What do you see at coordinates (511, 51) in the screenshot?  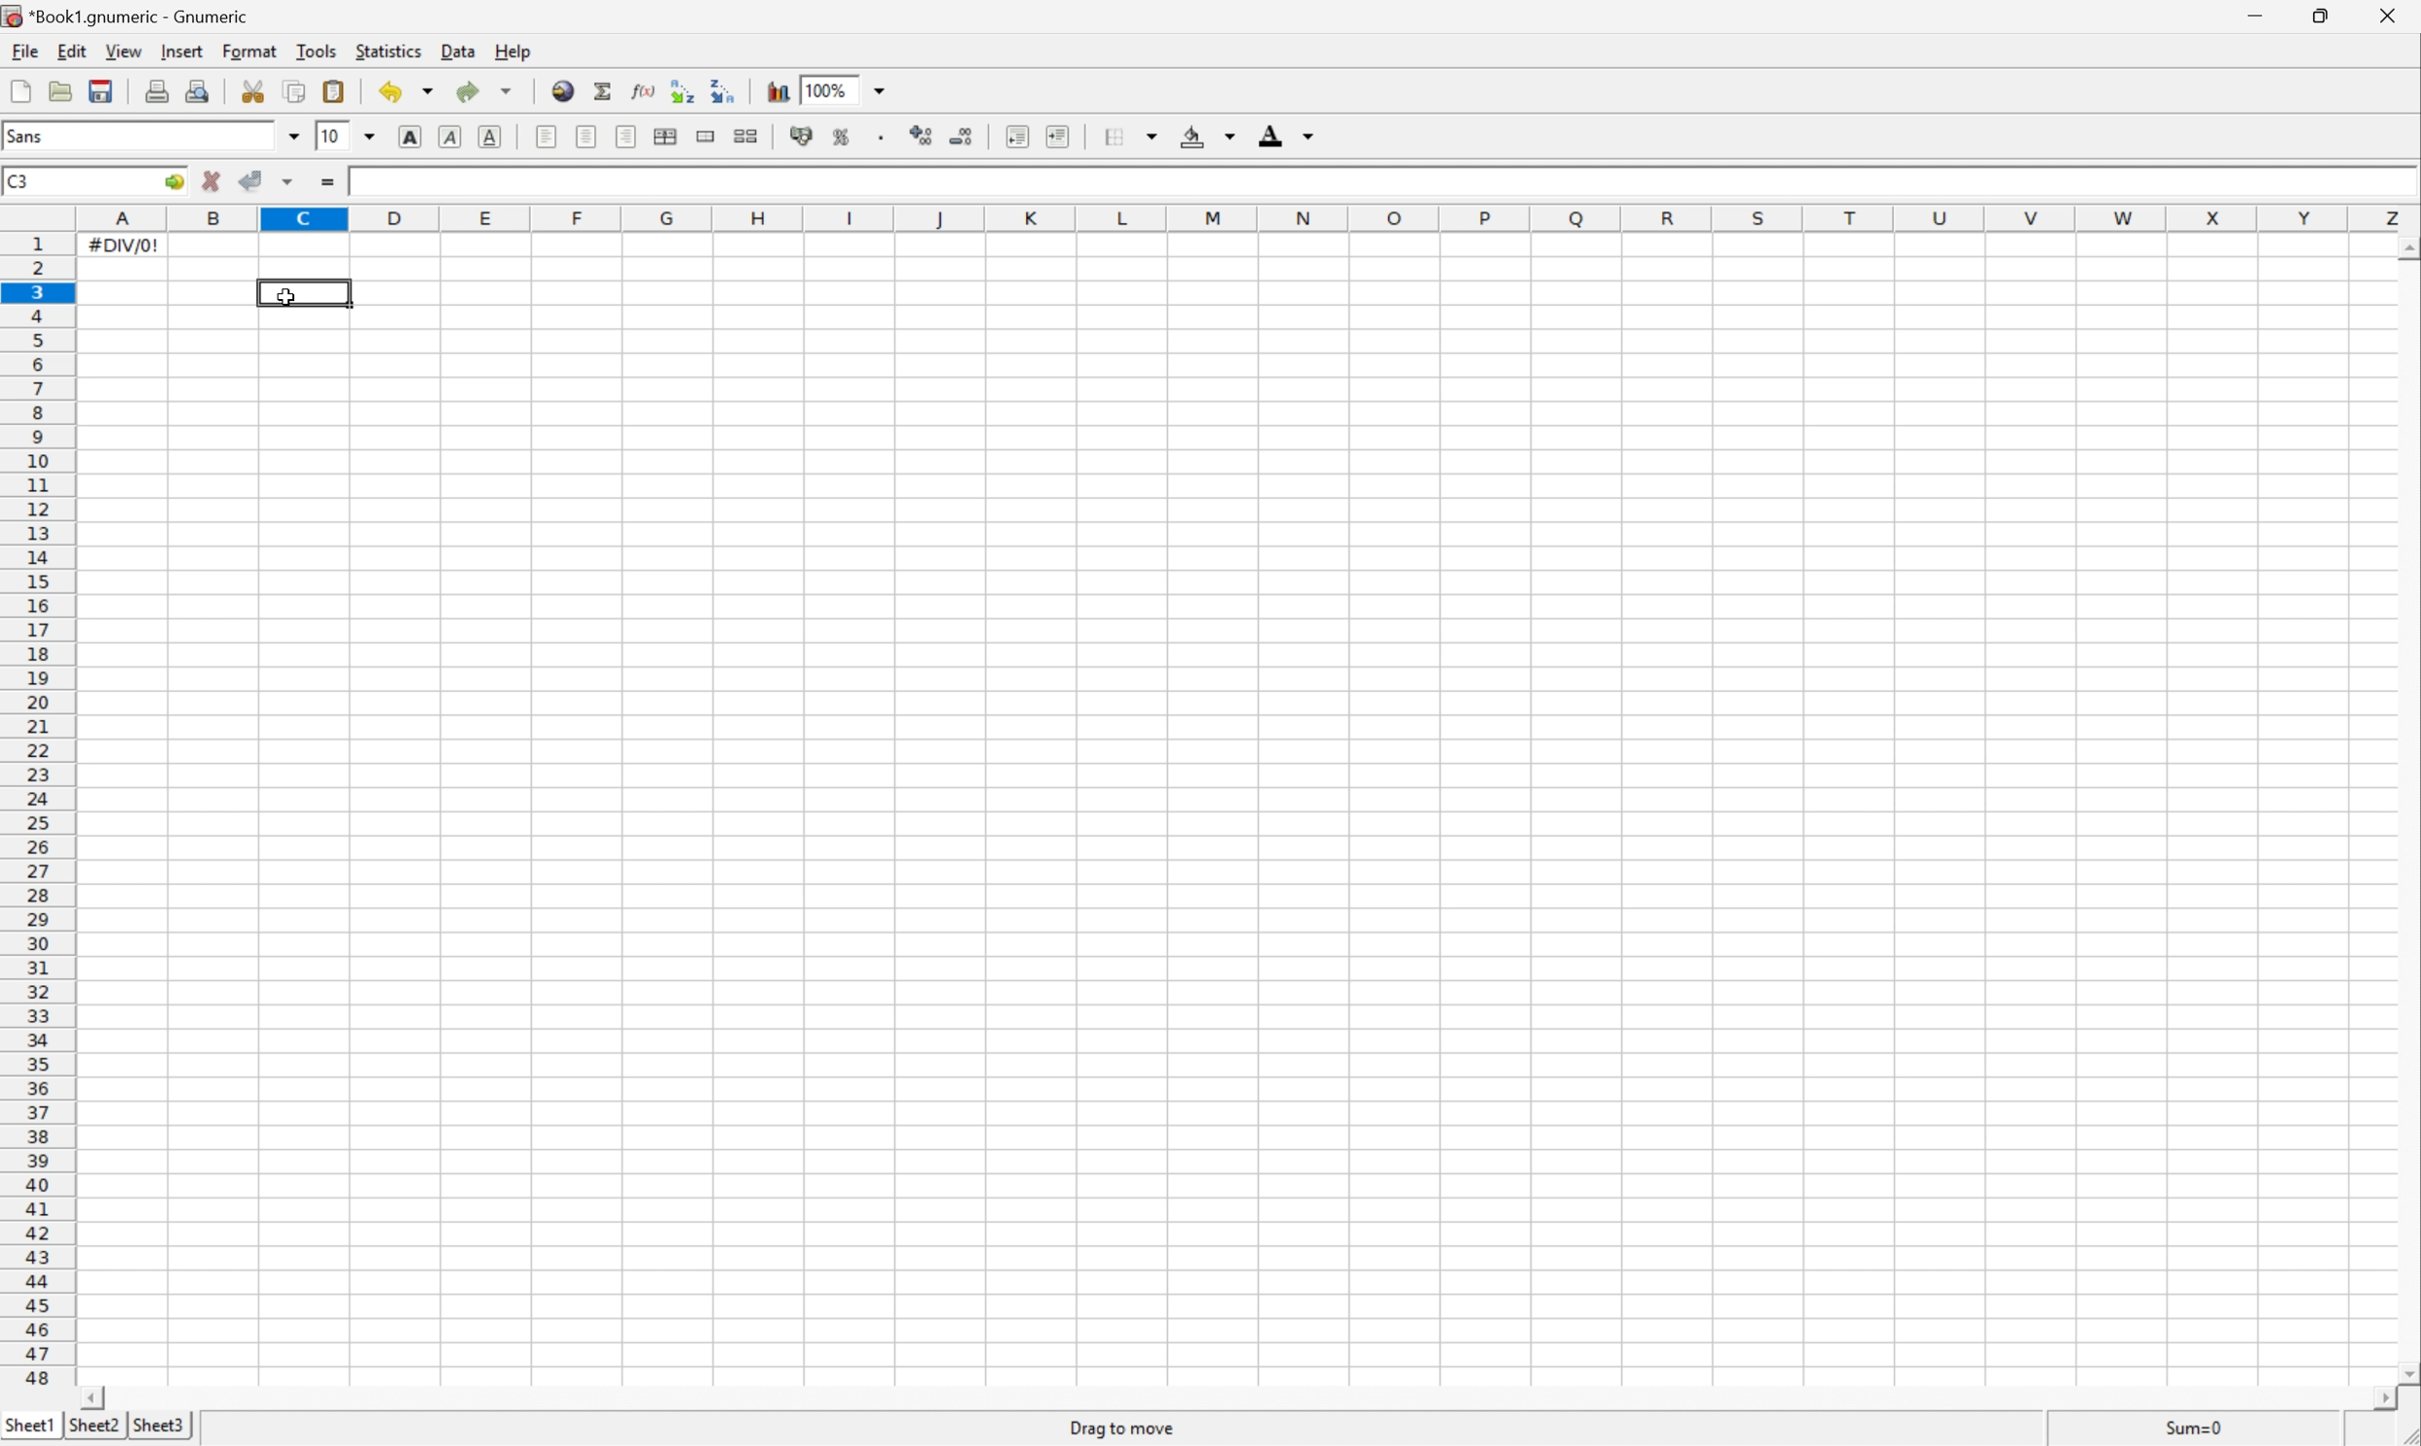 I see `Help` at bounding box center [511, 51].